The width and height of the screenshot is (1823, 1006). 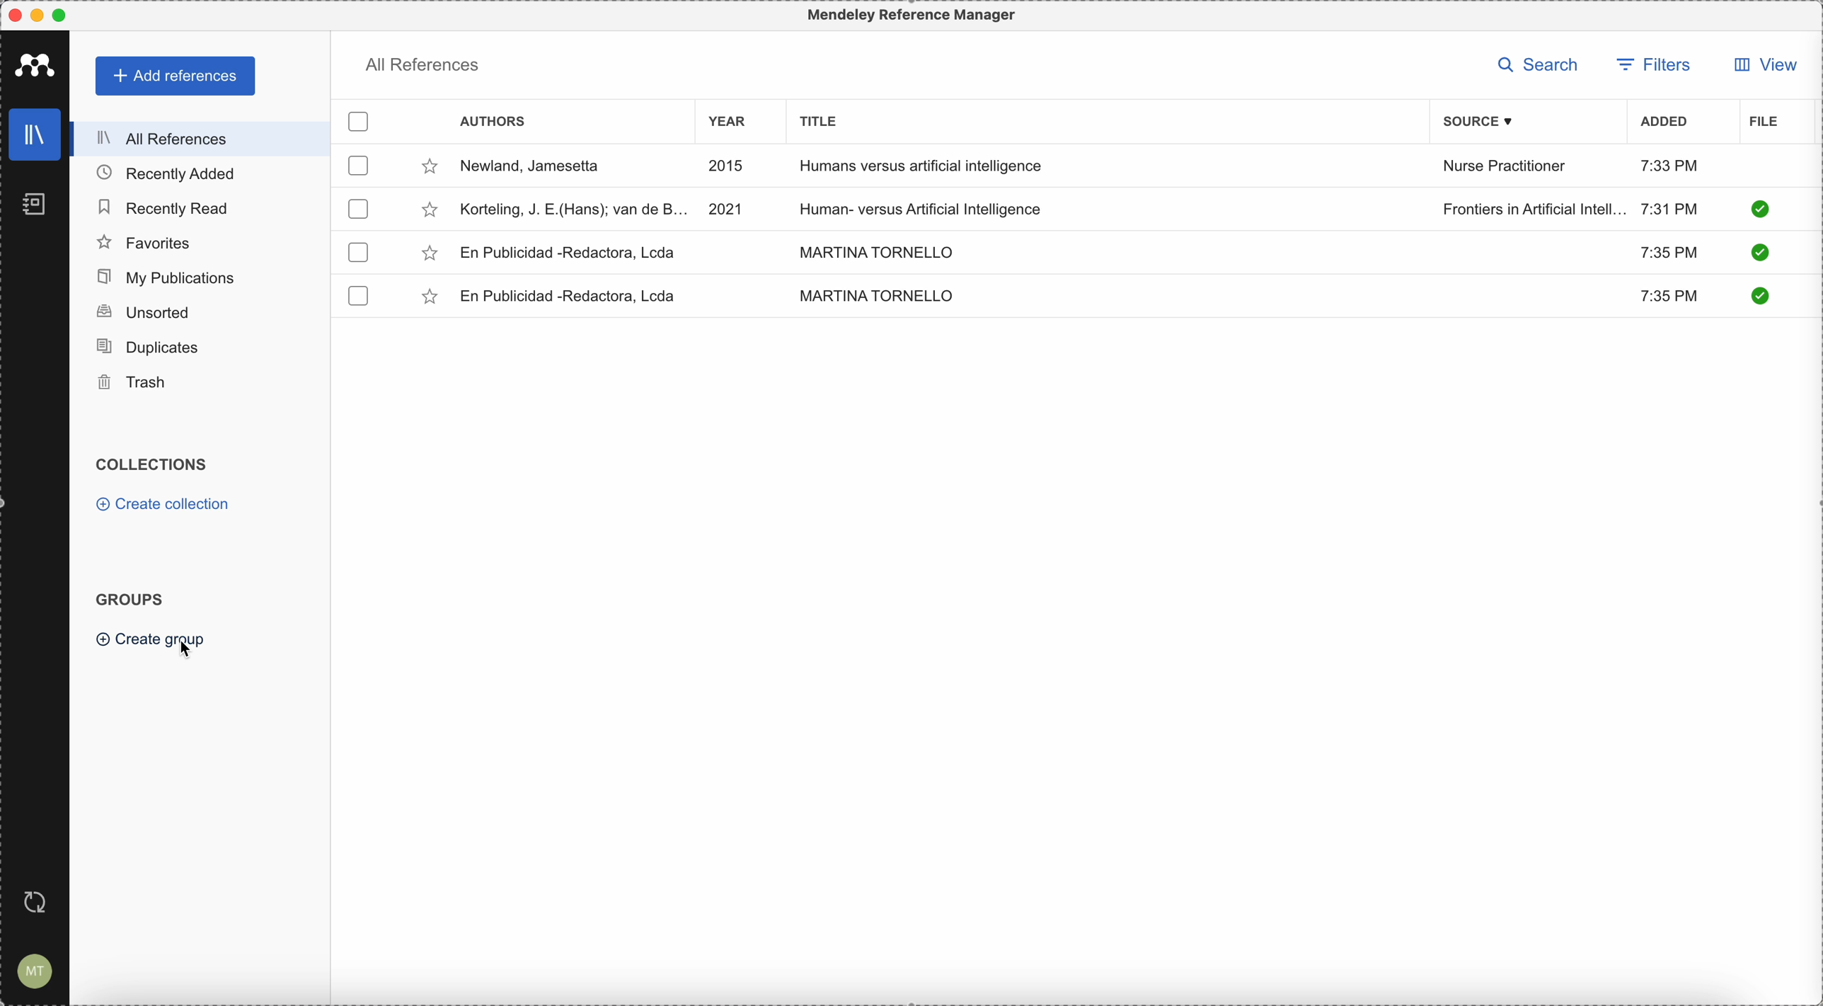 I want to click on Mendeley icon, so click(x=35, y=62).